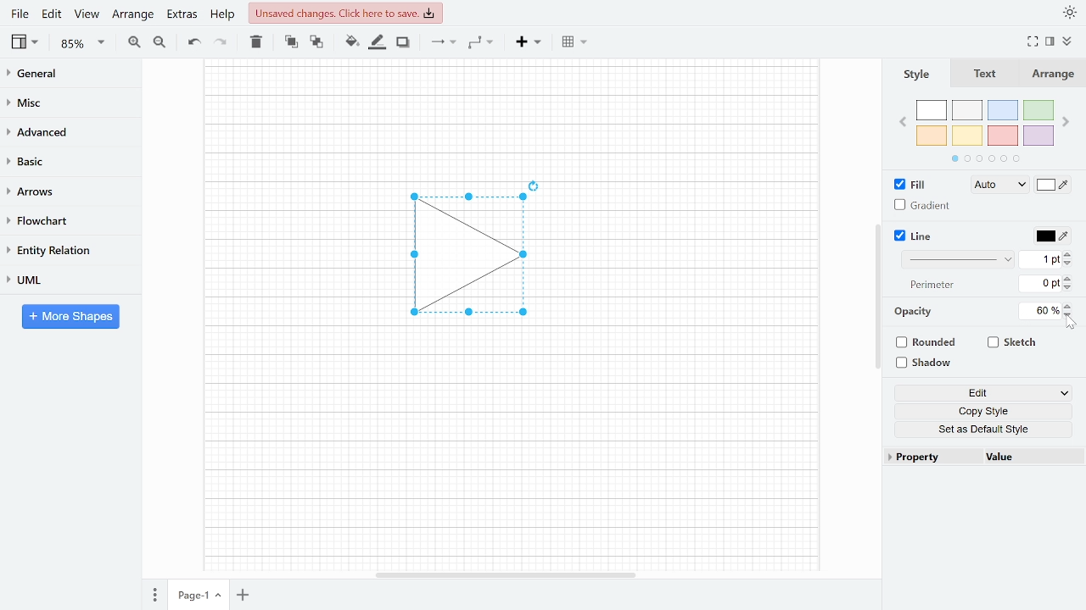  I want to click on Edit, so click(53, 14).